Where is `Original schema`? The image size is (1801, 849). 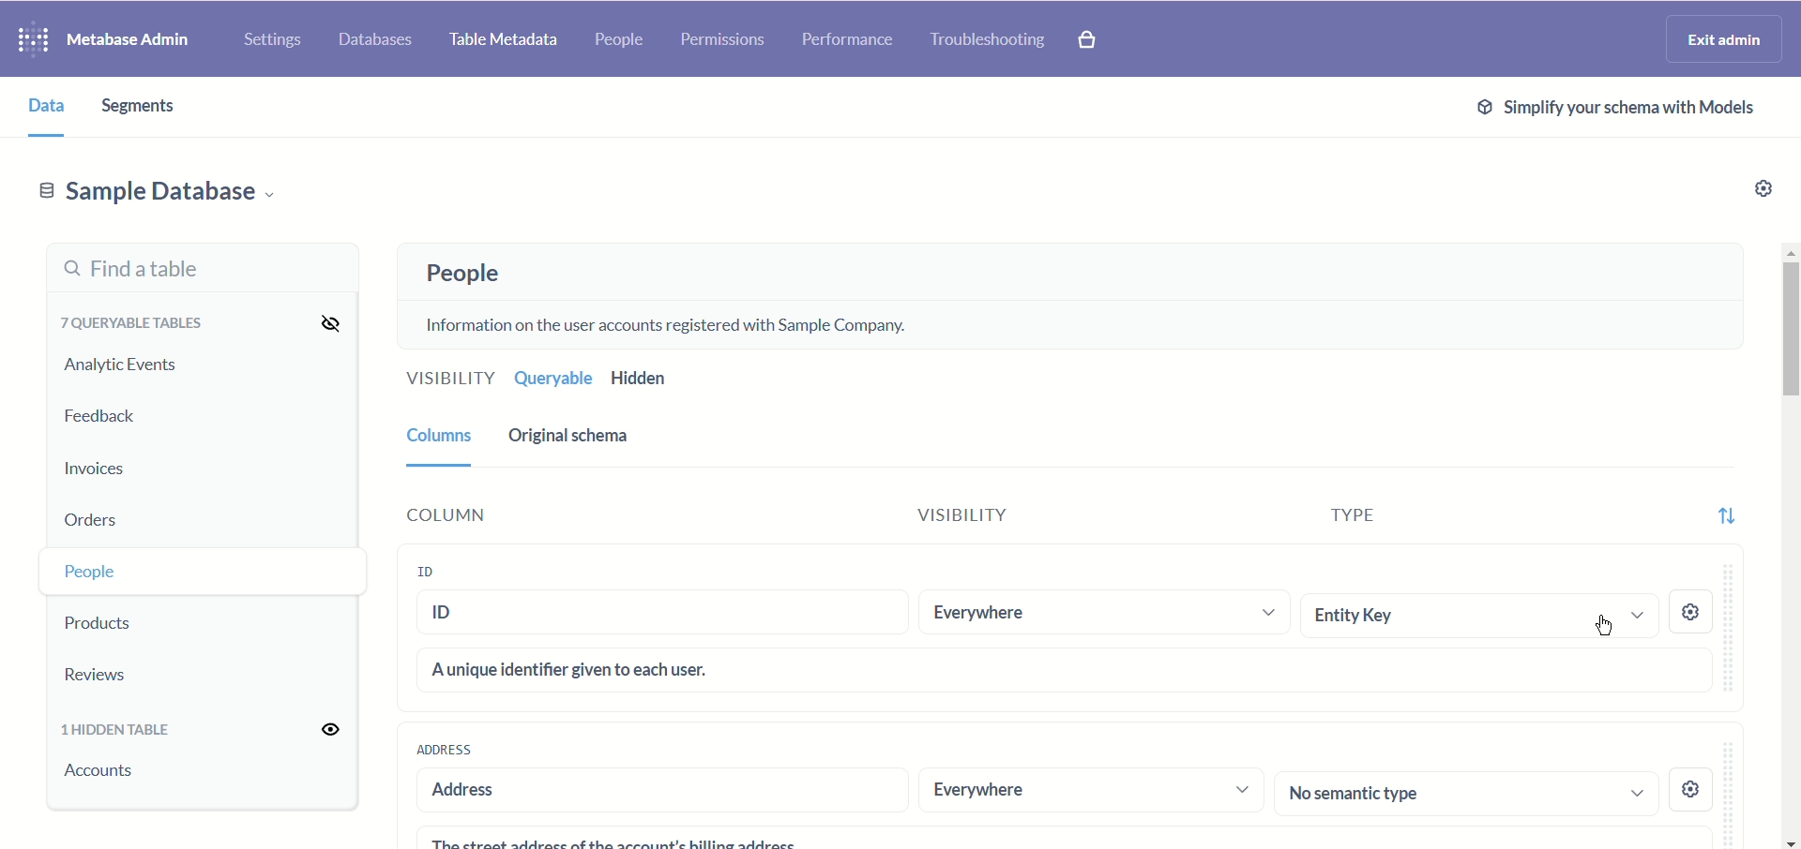
Original schema is located at coordinates (572, 436).